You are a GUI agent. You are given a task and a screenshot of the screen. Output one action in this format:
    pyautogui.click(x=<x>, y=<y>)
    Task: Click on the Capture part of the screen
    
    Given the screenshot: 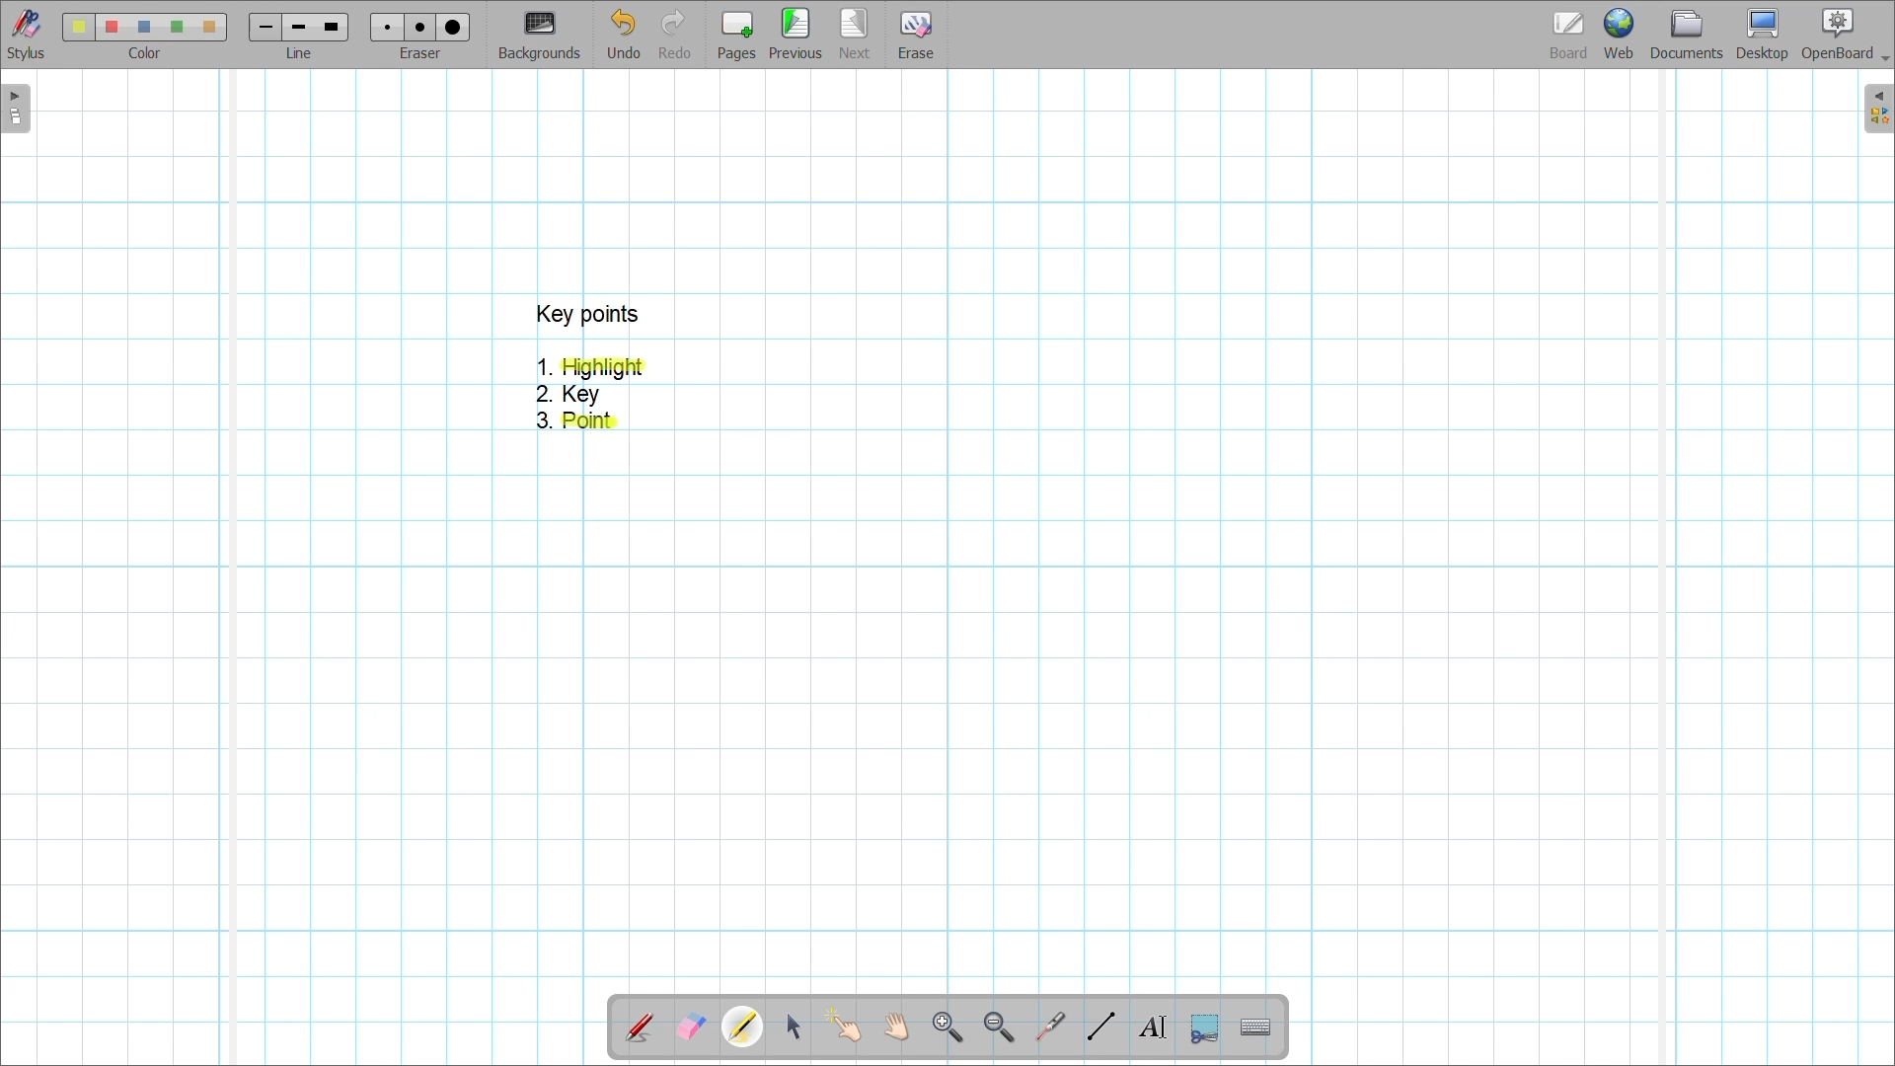 What is the action you would take?
    pyautogui.click(x=1205, y=1029)
    